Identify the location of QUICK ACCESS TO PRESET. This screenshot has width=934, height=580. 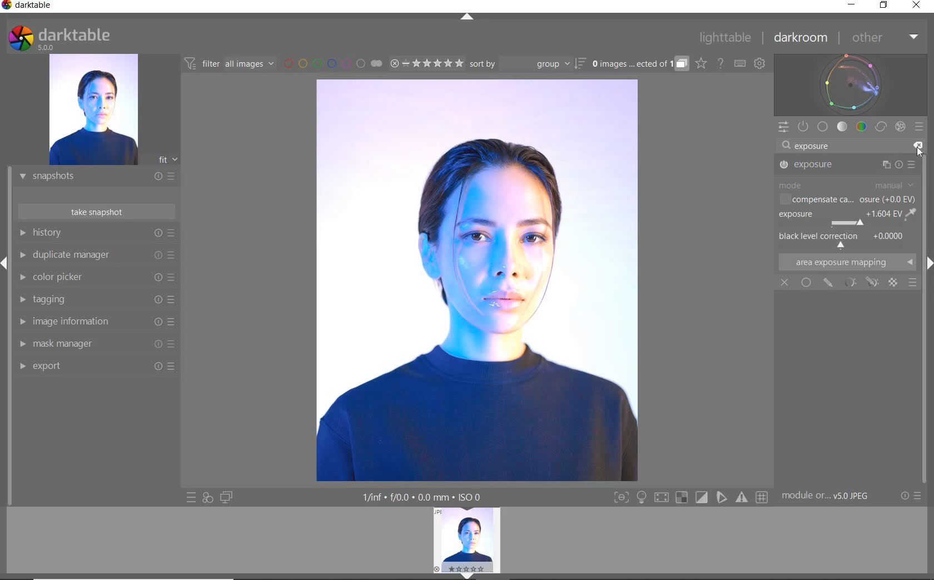
(192, 498).